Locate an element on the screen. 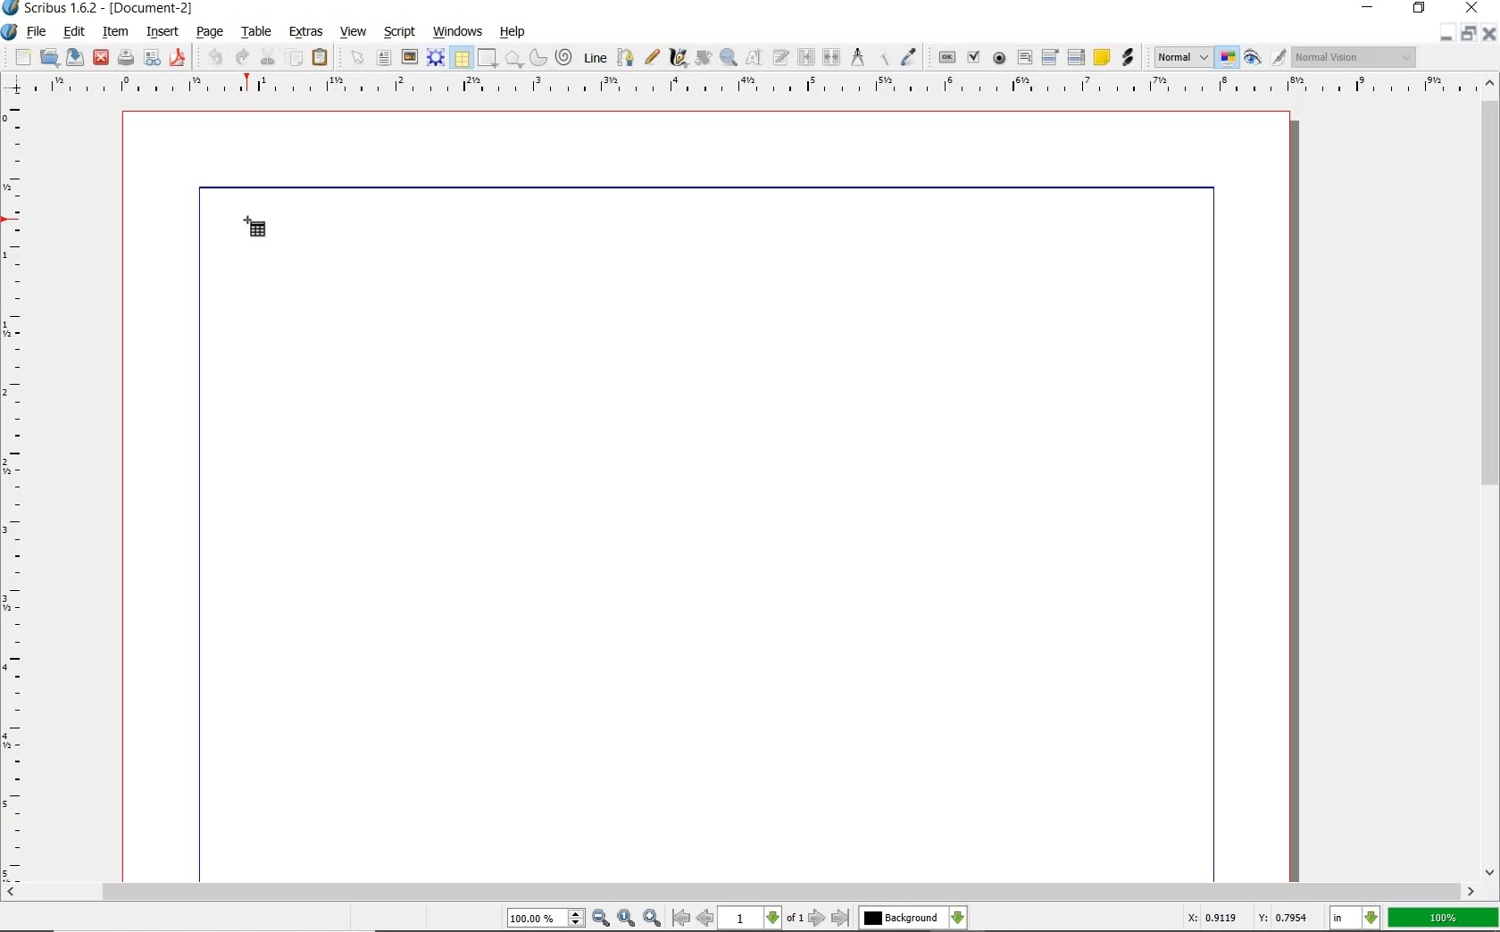  copy is located at coordinates (296, 59).